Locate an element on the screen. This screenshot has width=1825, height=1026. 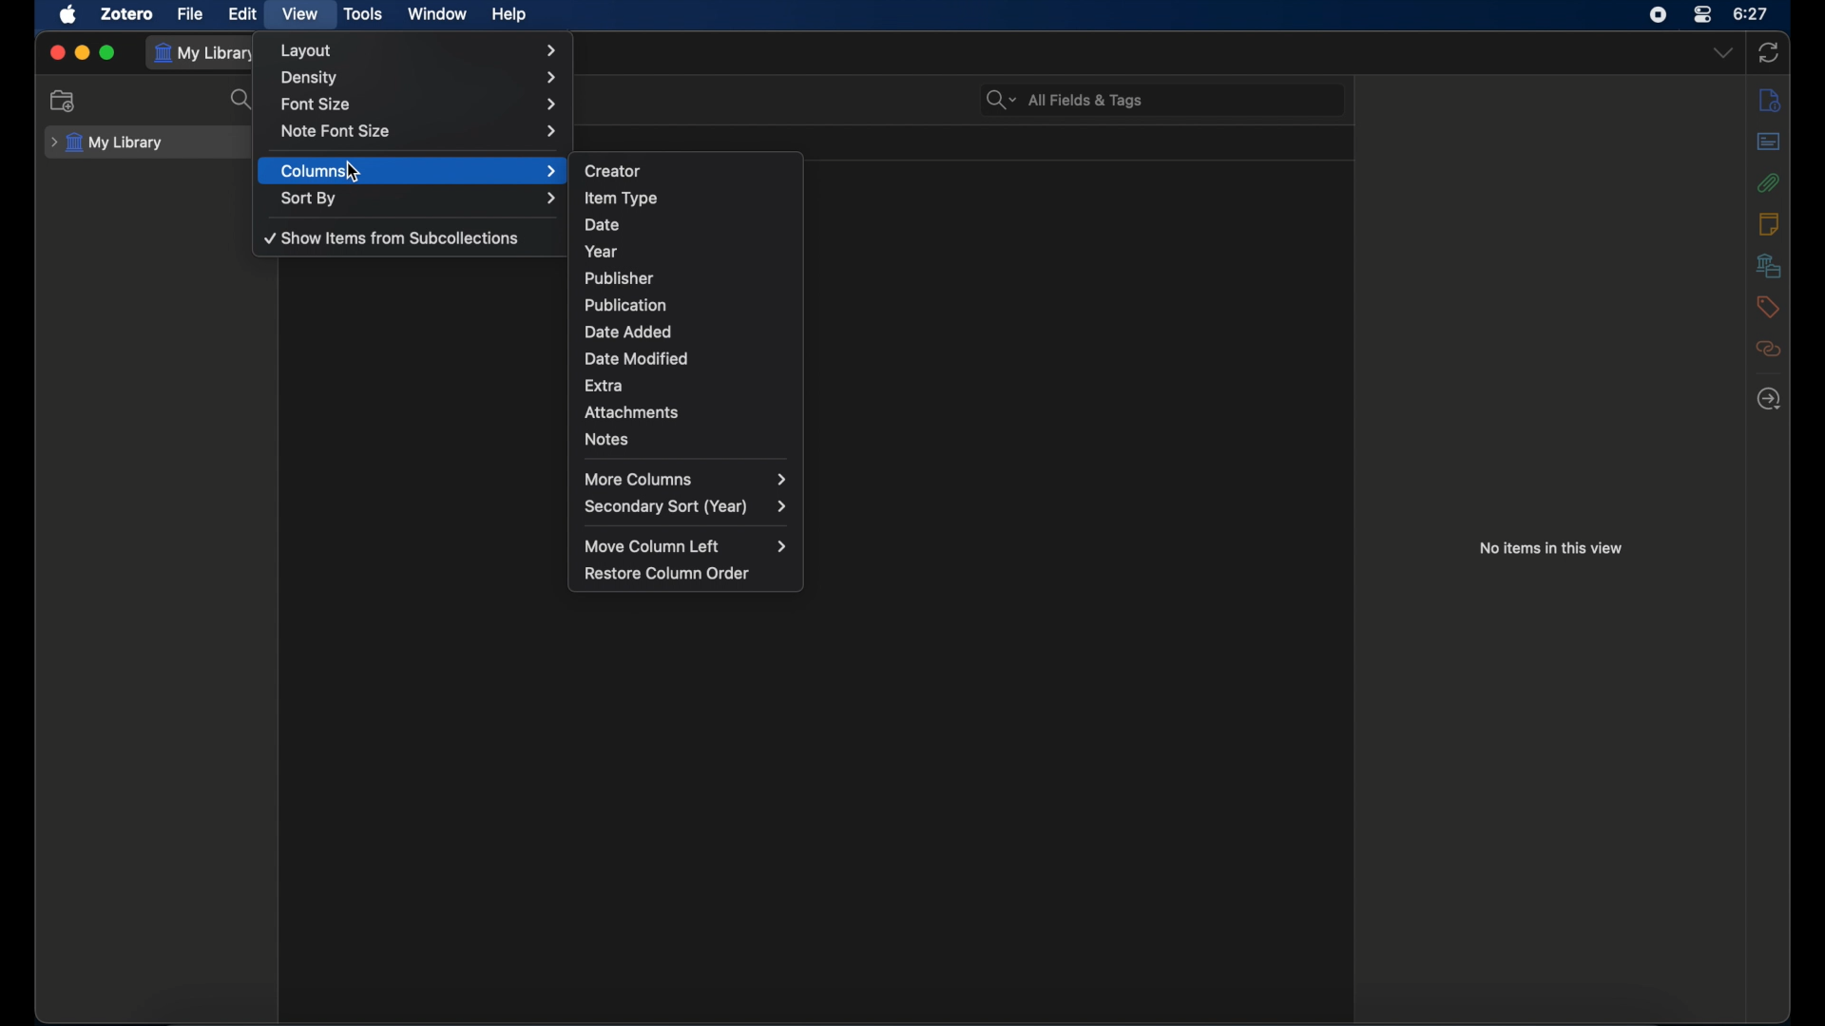
libraries is located at coordinates (1768, 266).